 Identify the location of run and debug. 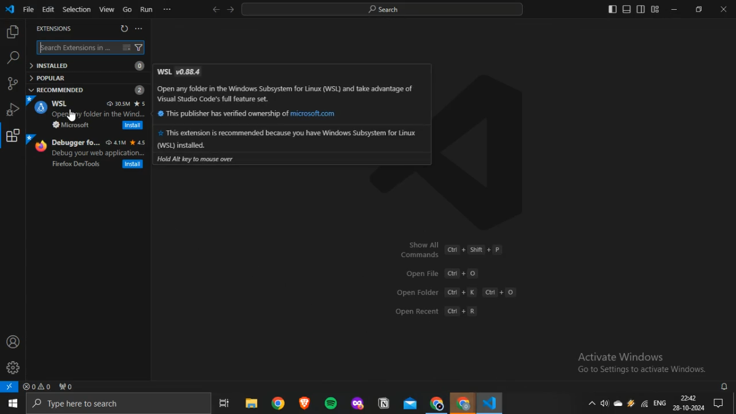
(13, 110).